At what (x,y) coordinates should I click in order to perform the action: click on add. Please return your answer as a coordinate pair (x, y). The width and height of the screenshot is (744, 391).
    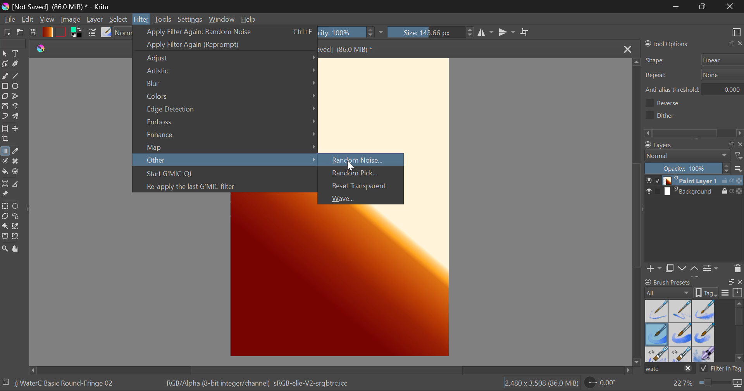
    Looking at the image, I should click on (654, 269).